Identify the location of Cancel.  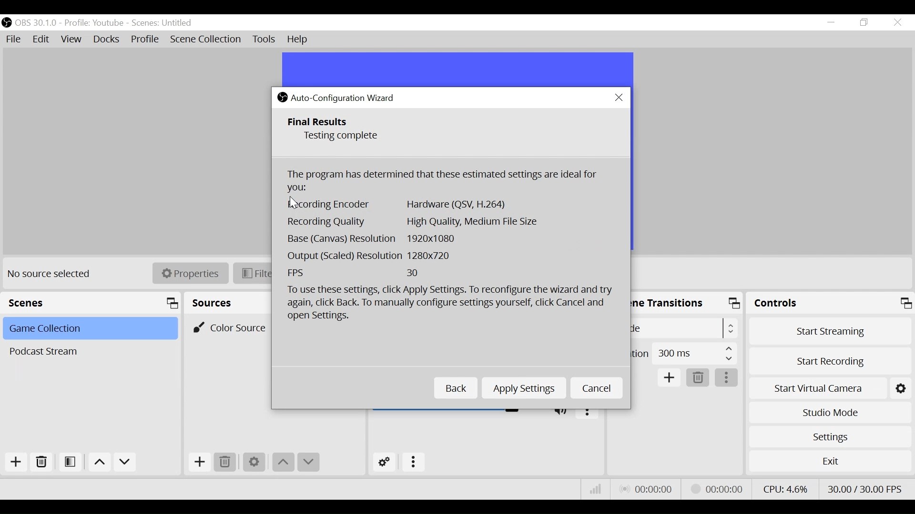
(597, 388).